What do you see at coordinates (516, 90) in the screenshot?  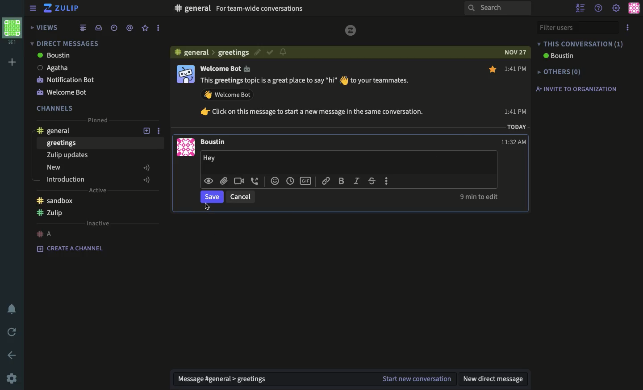 I see `1:41 PM` at bounding box center [516, 90].